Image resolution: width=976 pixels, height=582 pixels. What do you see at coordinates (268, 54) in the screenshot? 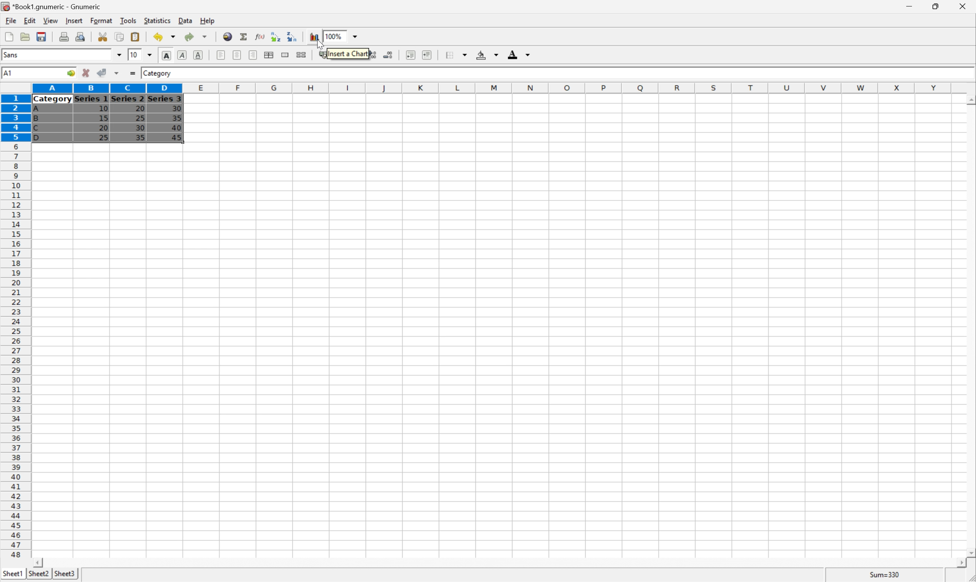
I see `Center horizontally across selection` at bounding box center [268, 54].